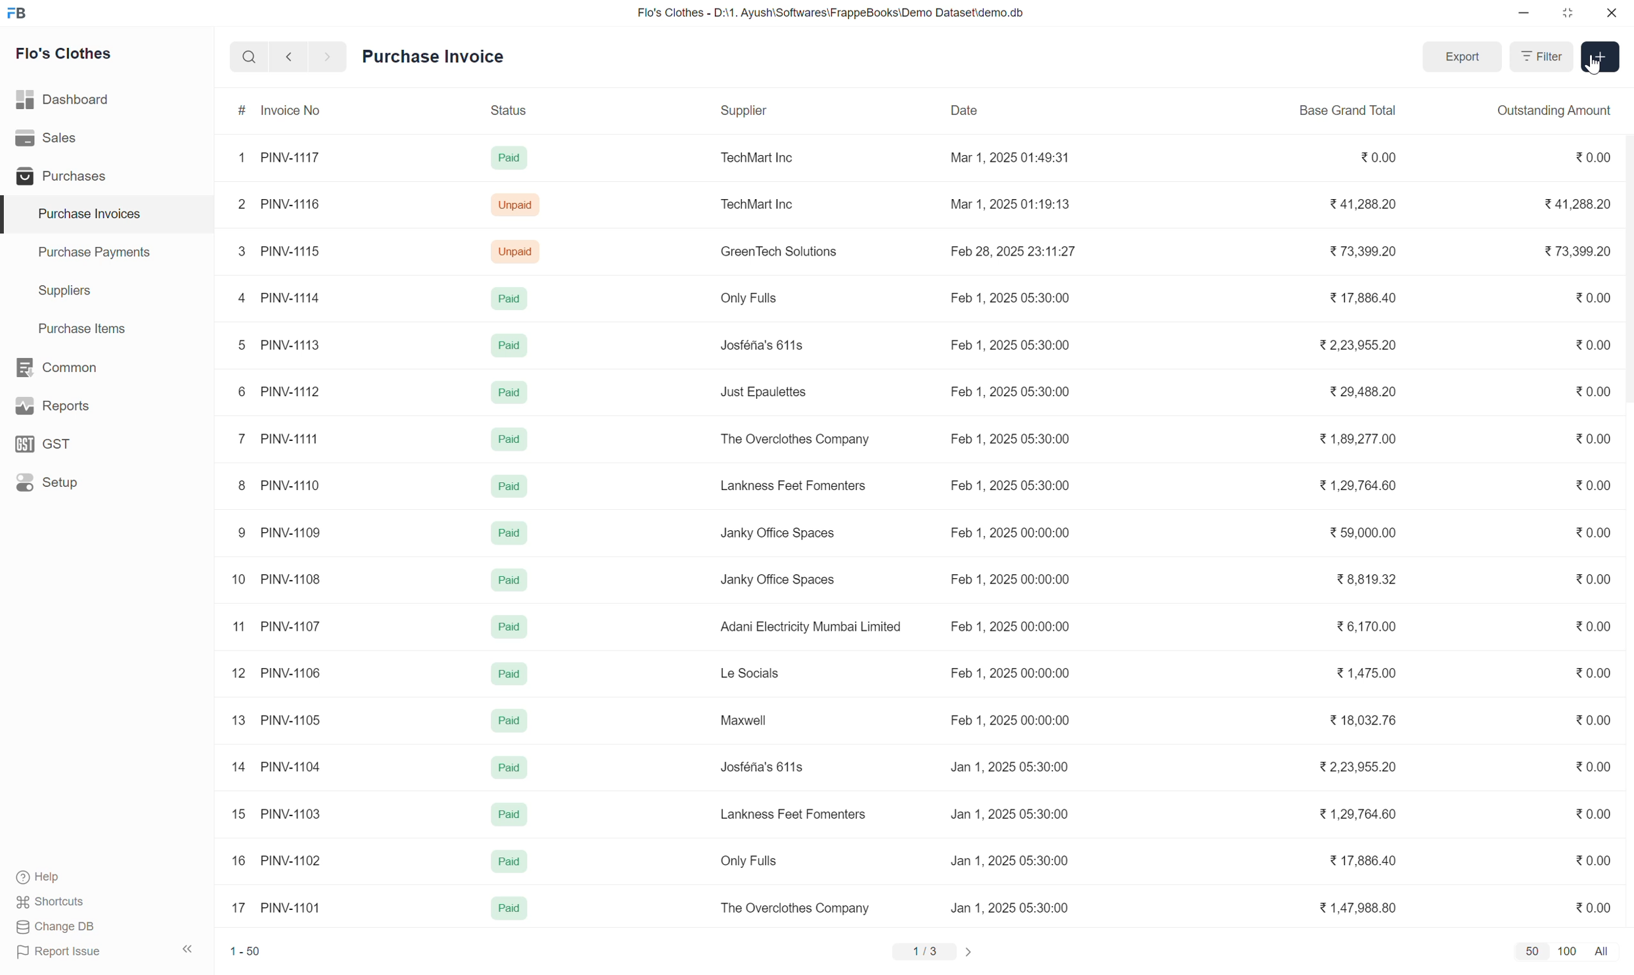 This screenshot has width=1634, height=975. I want to click on 8,819.32, so click(1367, 579).